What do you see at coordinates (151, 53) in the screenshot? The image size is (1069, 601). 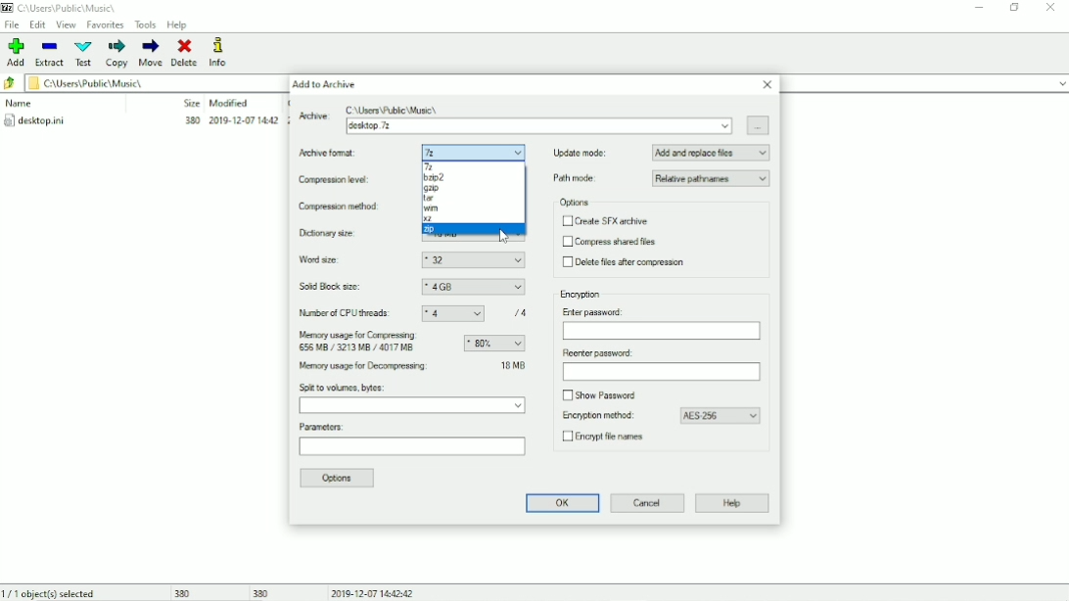 I see `Move` at bounding box center [151, 53].